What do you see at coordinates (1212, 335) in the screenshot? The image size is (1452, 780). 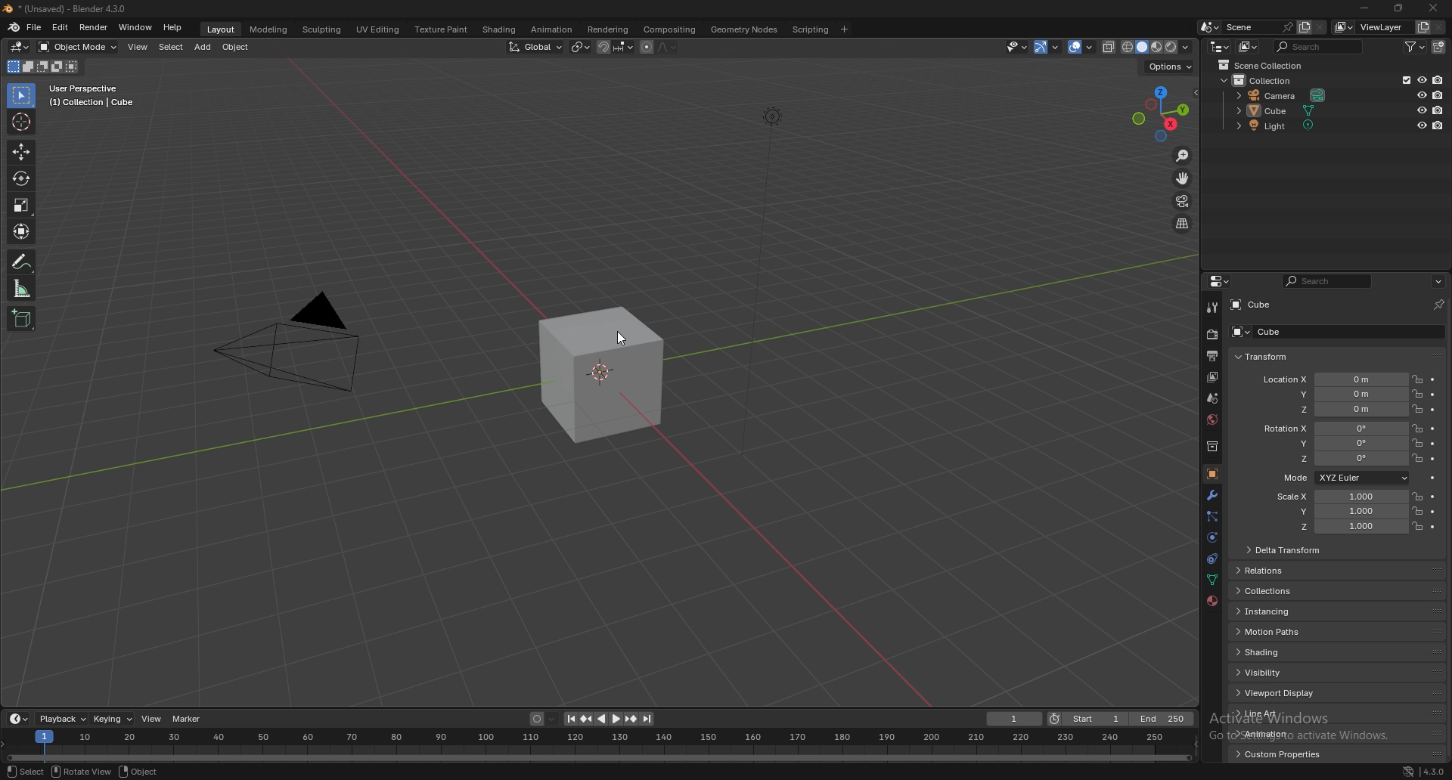 I see `render` at bounding box center [1212, 335].